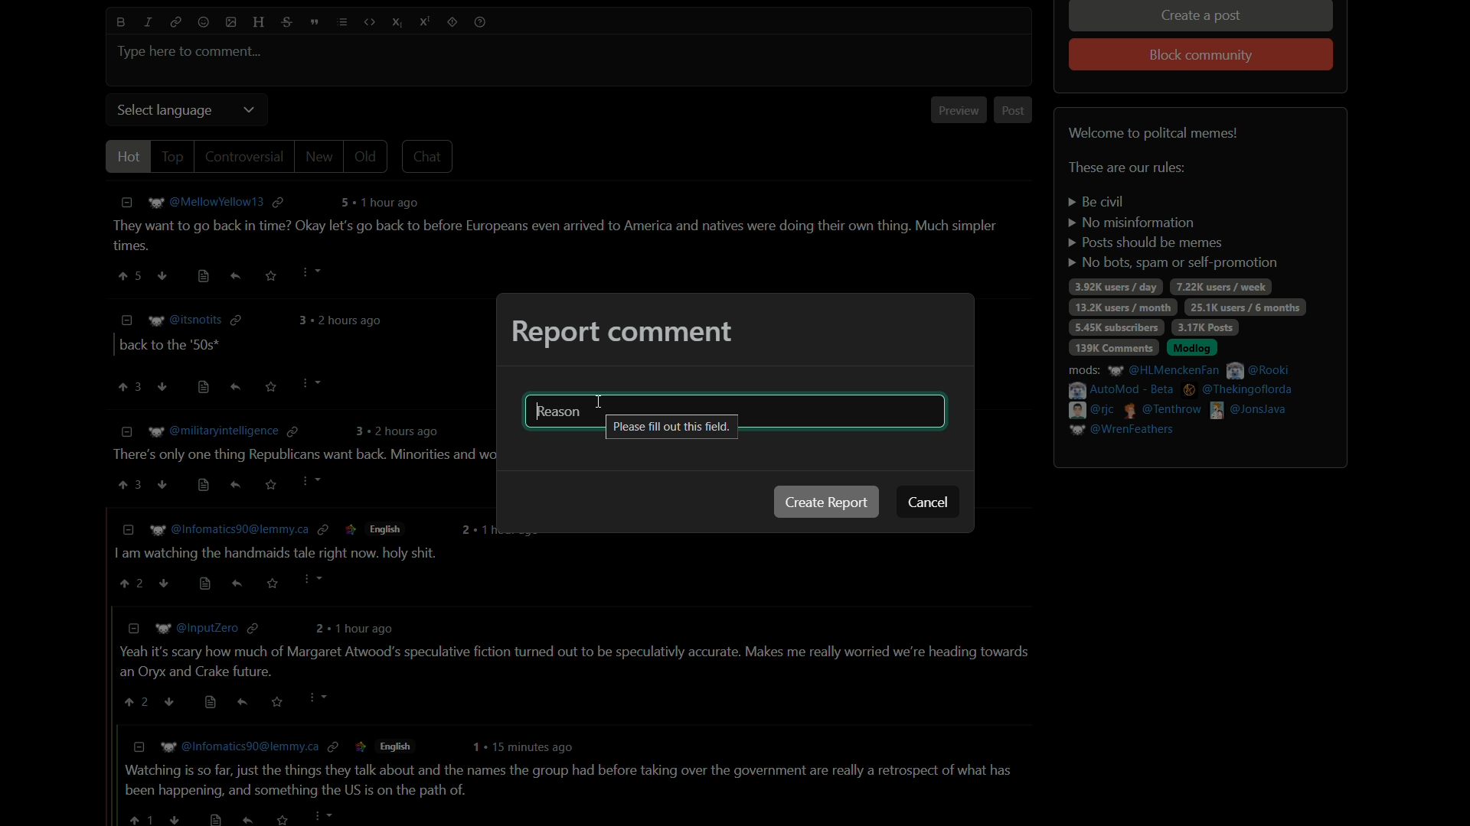 This screenshot has width=1470, height=826. I want to click on ownvote, so click(164, 386).